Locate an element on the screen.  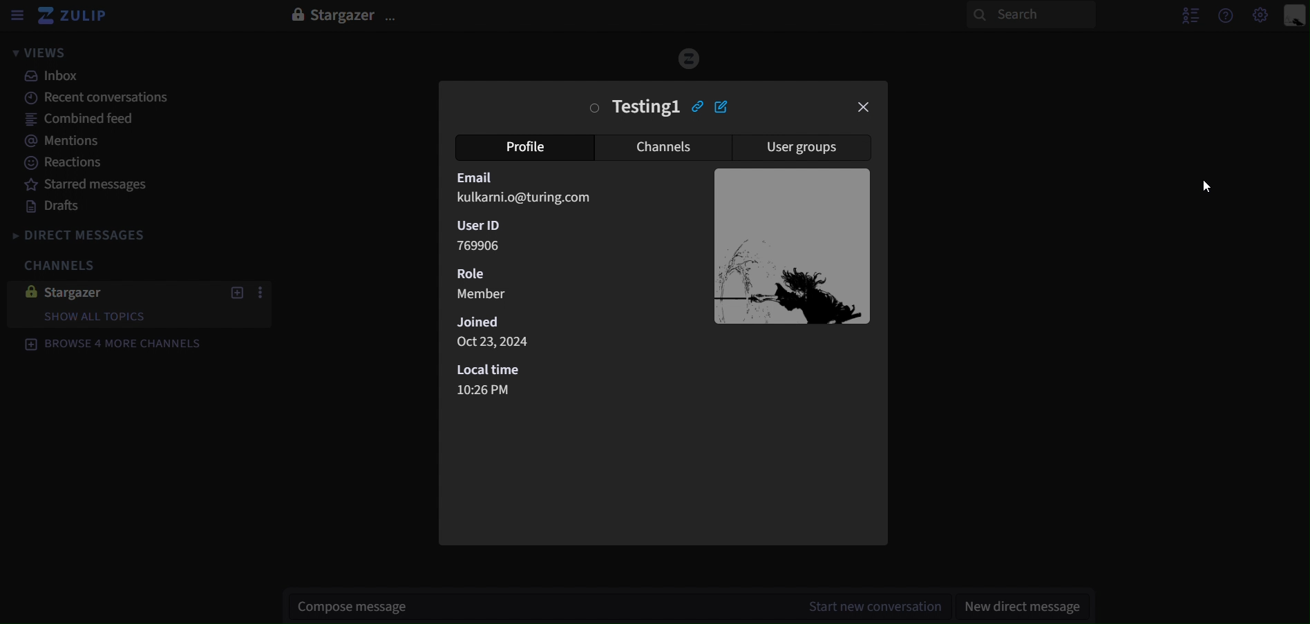
browse 4 more channels is located at coordinates (117, 345).